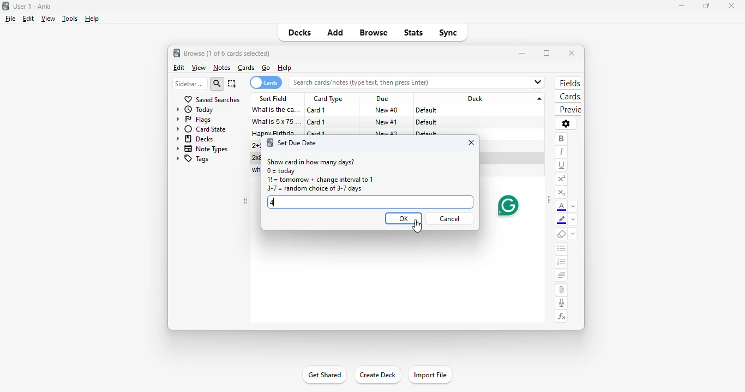 Image resolution: width=745 pixels, height=392 pixels. What do you see at coordinates (562, 221) in the screenshot?
I see `text highlighting color` at bounding box center [562, 221].